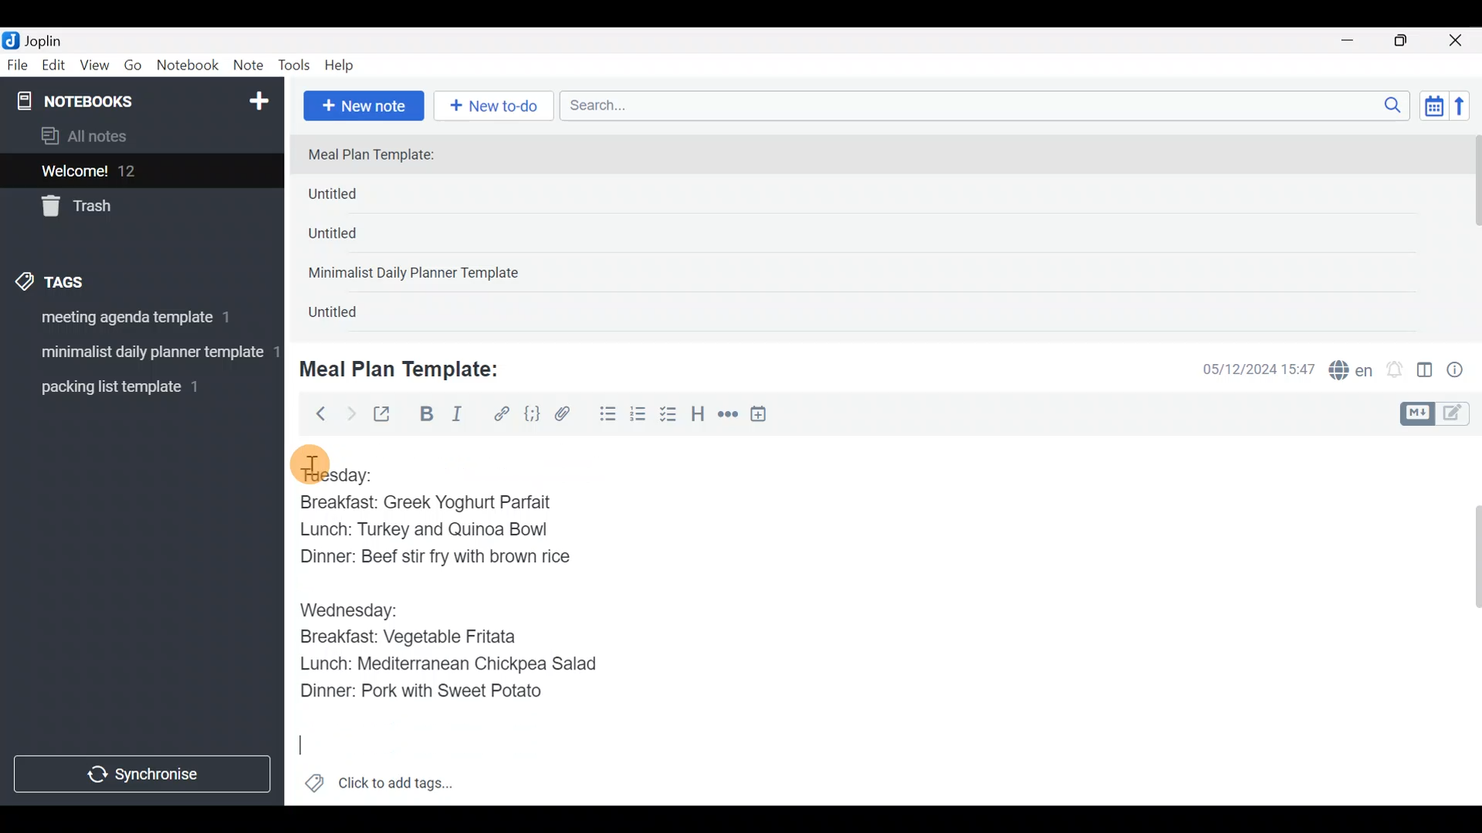  I want to click on Insert time, so click(766, 416).